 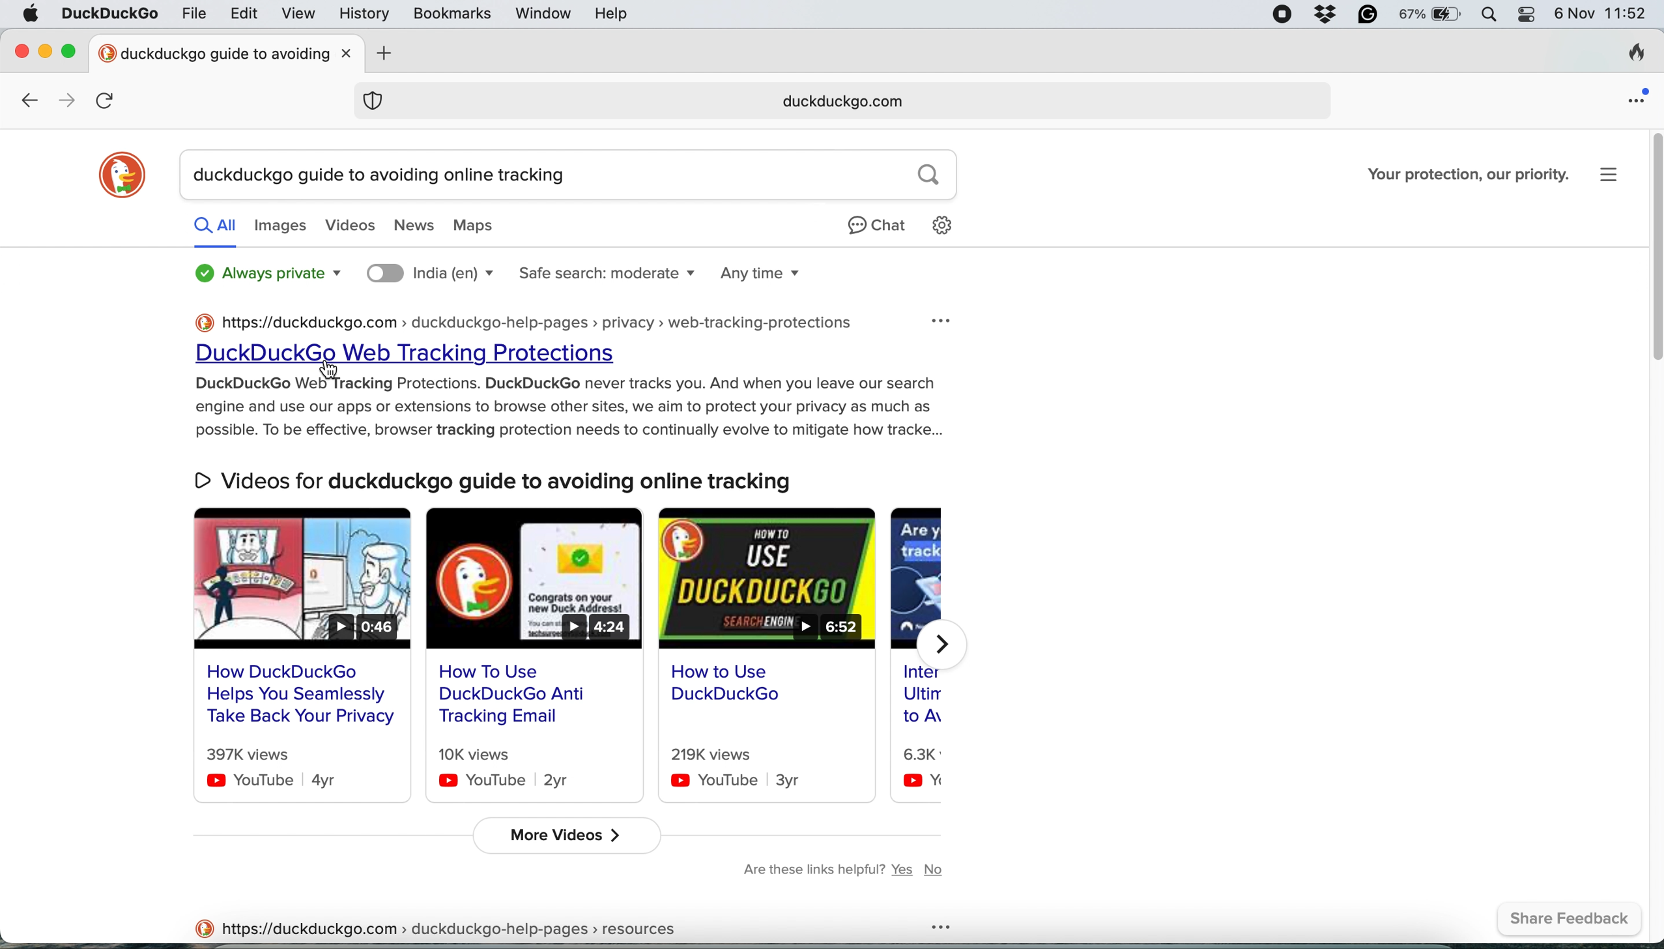 I want to click on system logo, so click(x=33, y=14).